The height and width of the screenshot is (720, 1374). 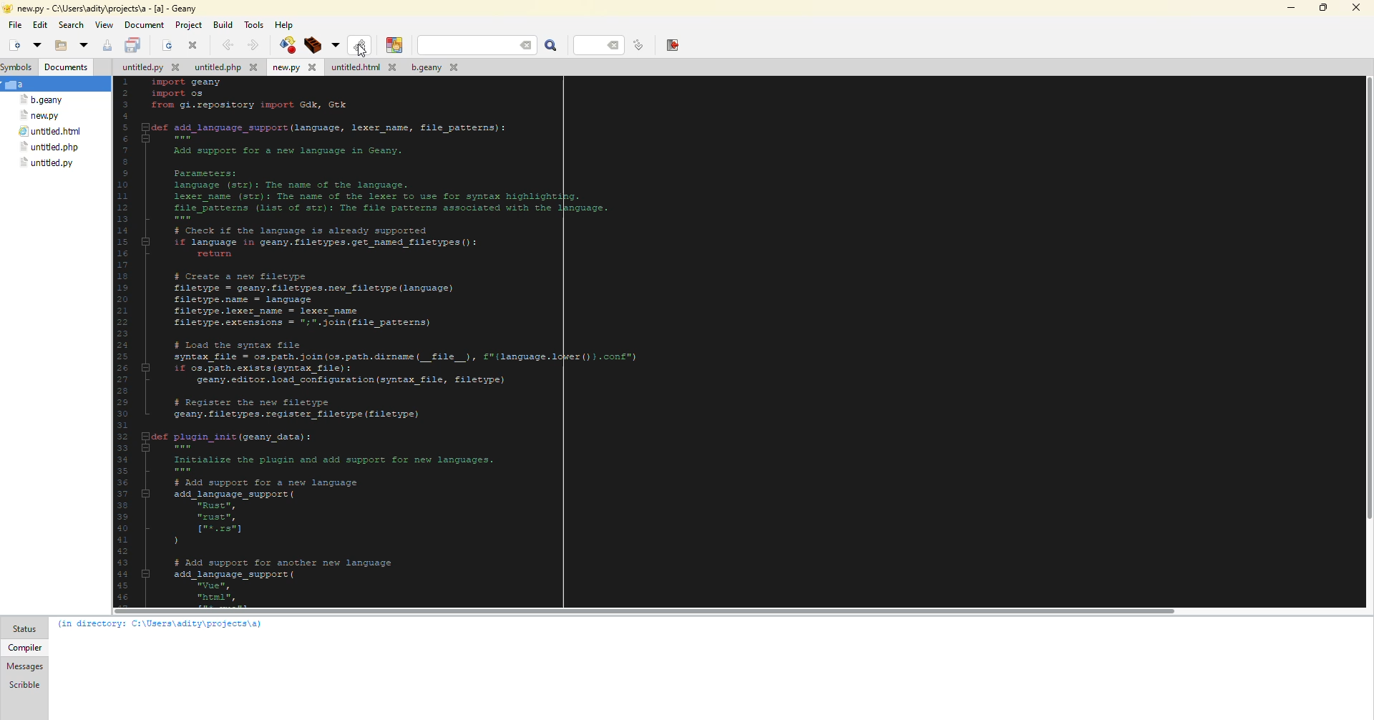 What do you see at coordinates (28, 628) in the screenshot?
I see `status` at bounding box center [28, 628].